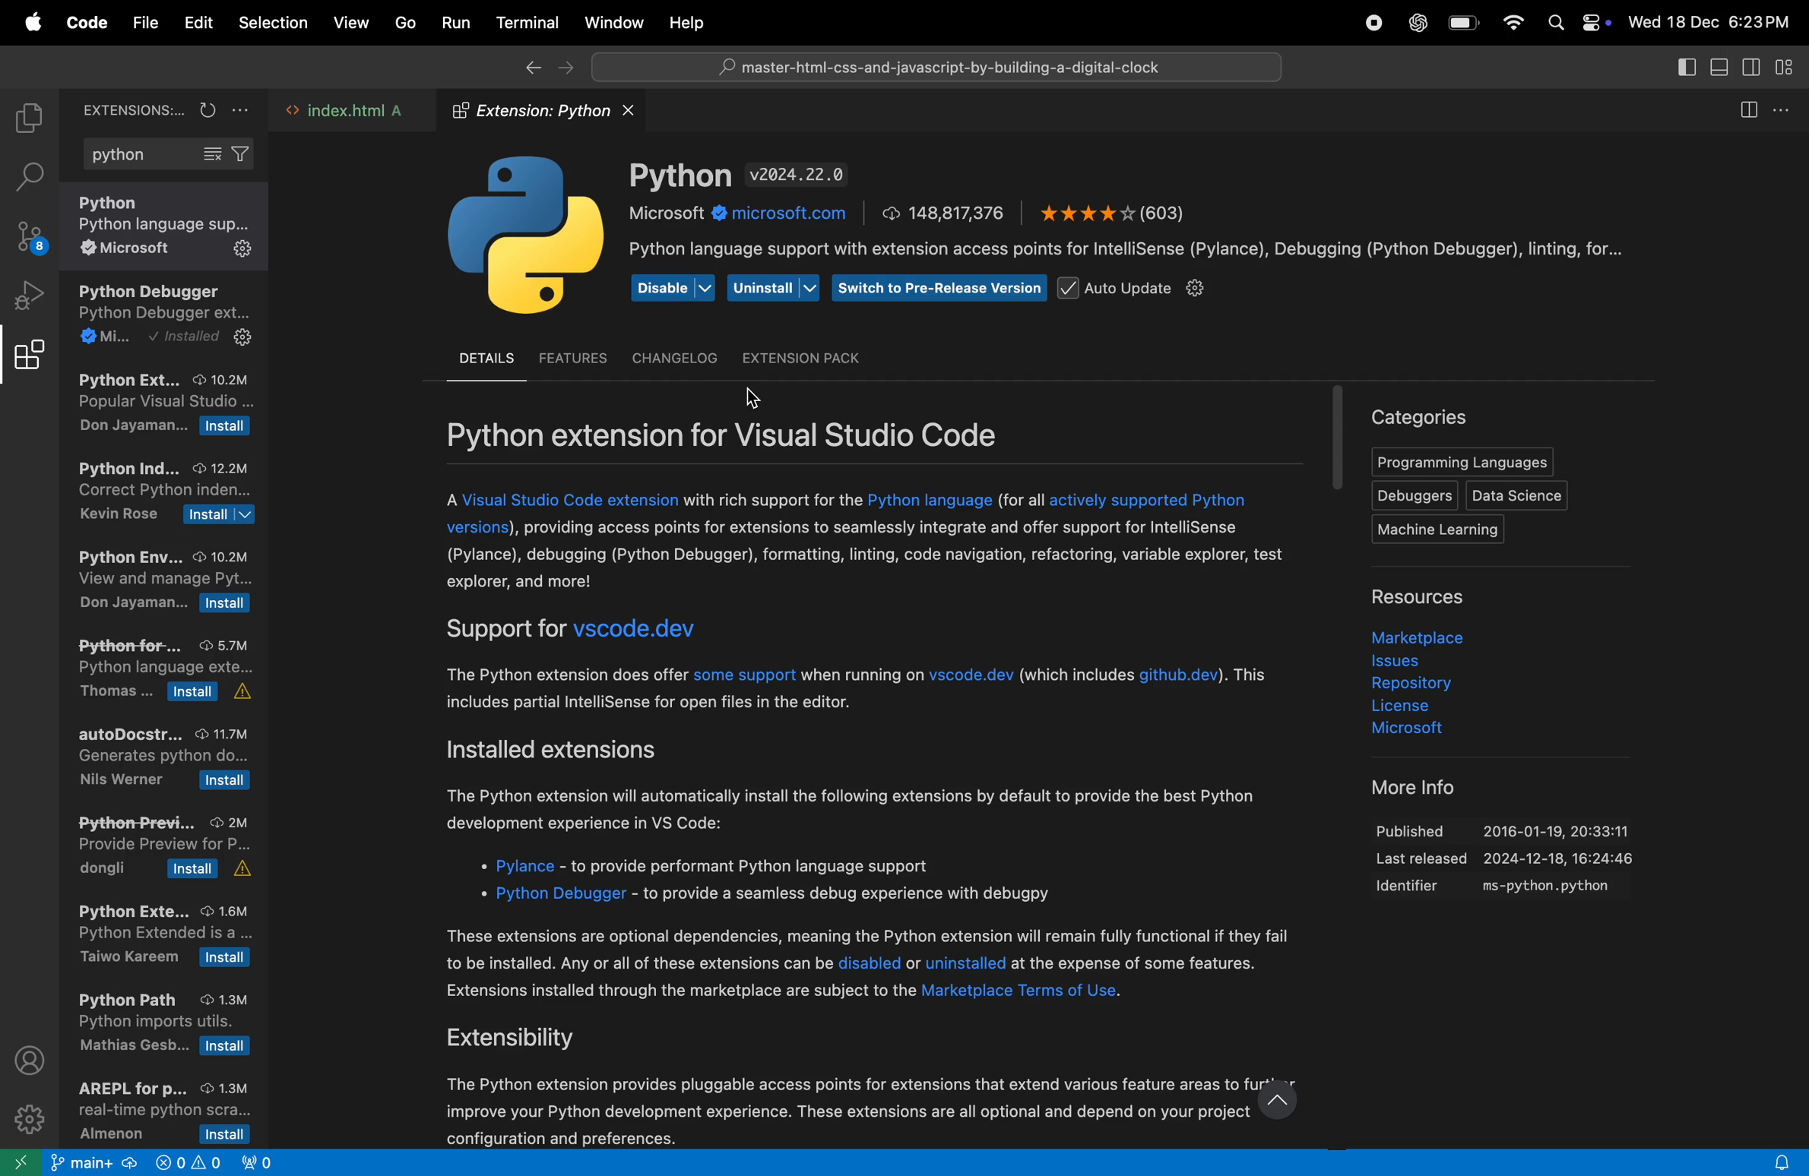  I want to click on categories, so click(1421, 416).